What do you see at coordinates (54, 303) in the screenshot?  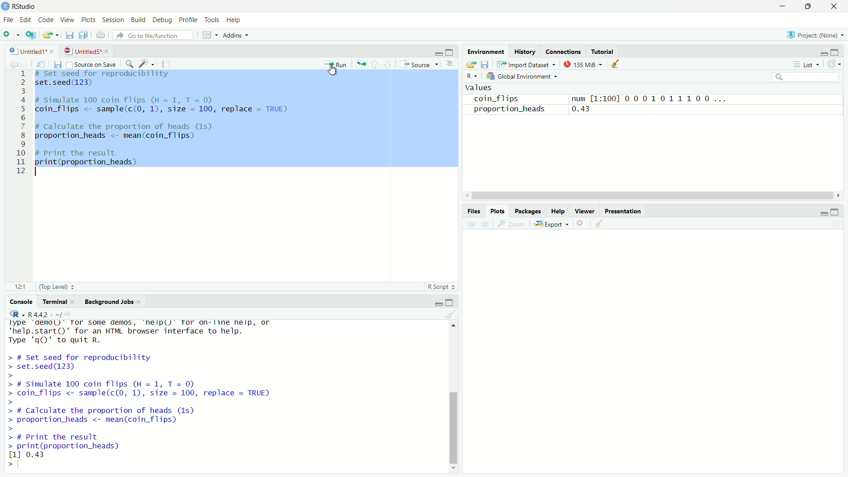 I see `terminal` at bounding box center [54, 303].